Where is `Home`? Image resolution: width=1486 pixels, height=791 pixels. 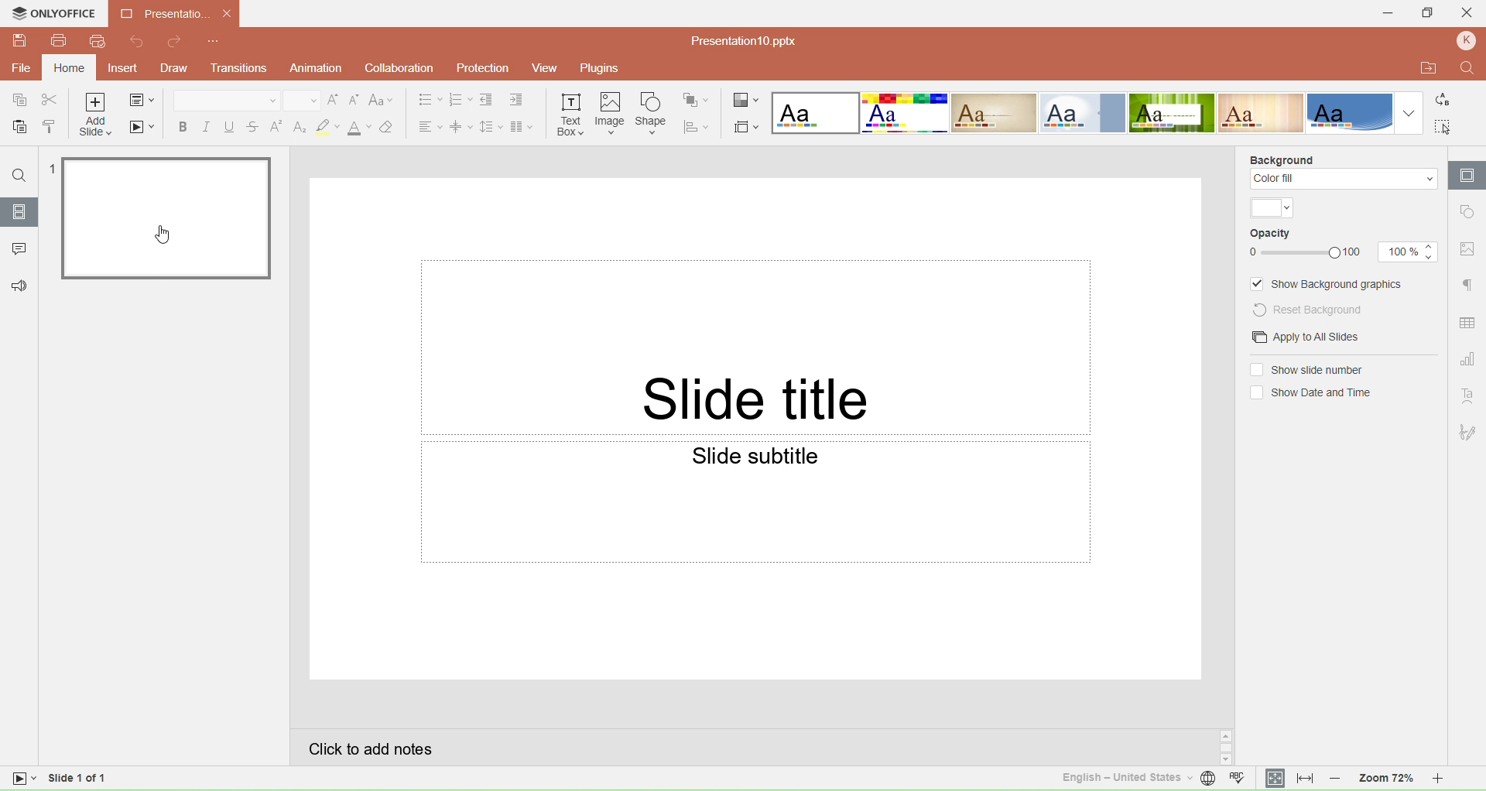 Home is located at coordinates (69, 68).